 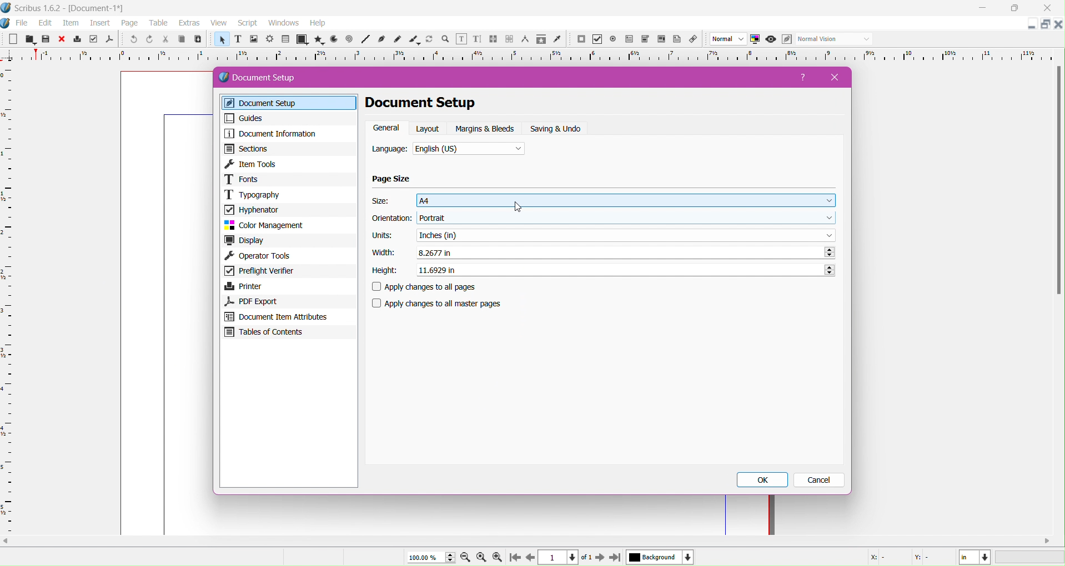 I want to click on link text frames, so click(x=493, y=39).